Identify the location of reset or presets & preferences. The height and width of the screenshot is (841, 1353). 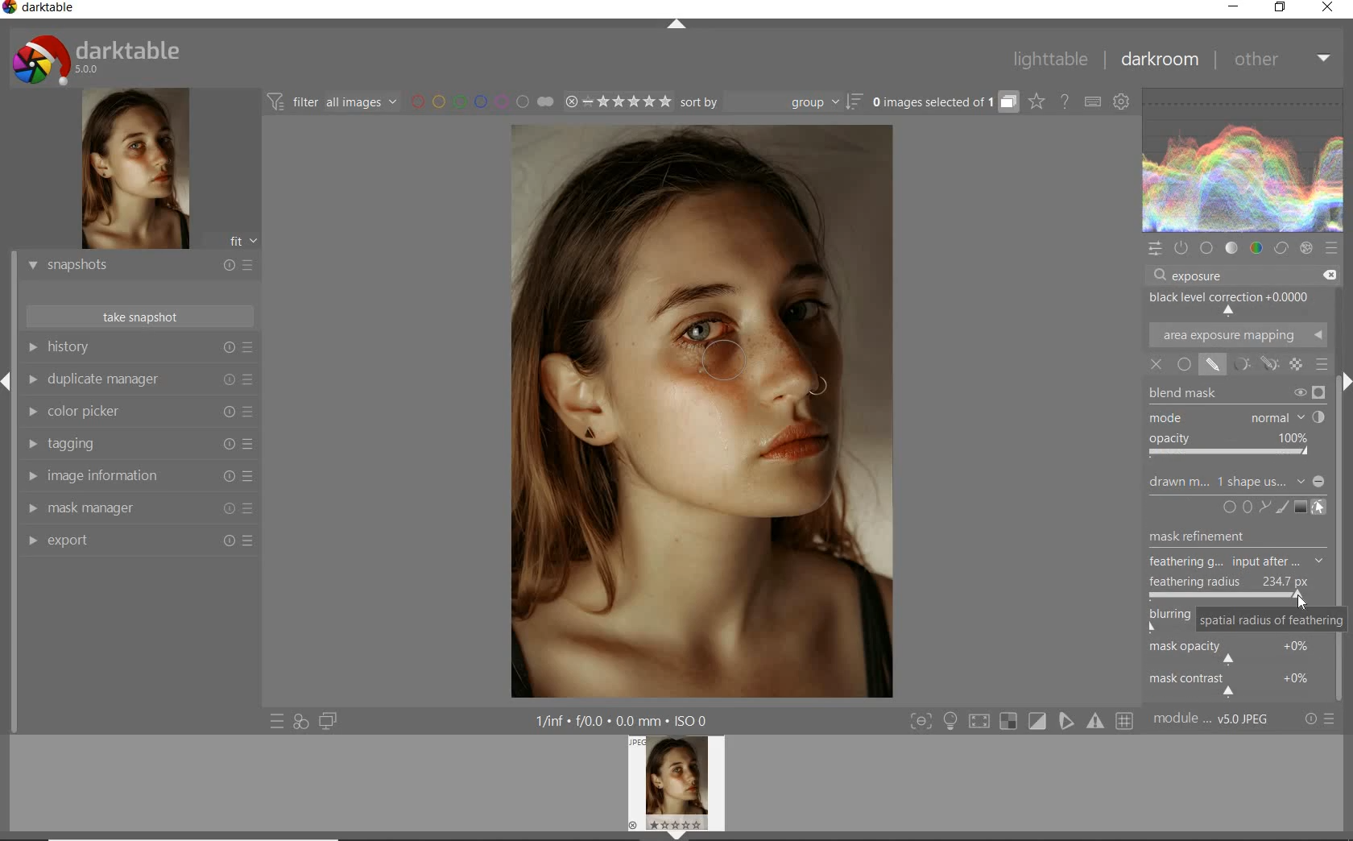
(1320, 721).